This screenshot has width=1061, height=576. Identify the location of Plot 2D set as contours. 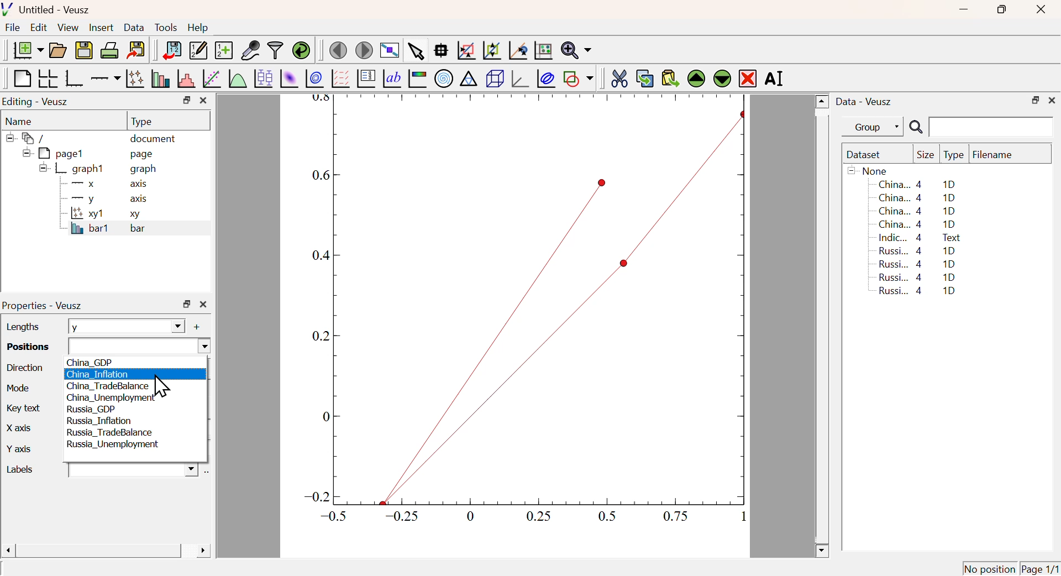
(314, 79).